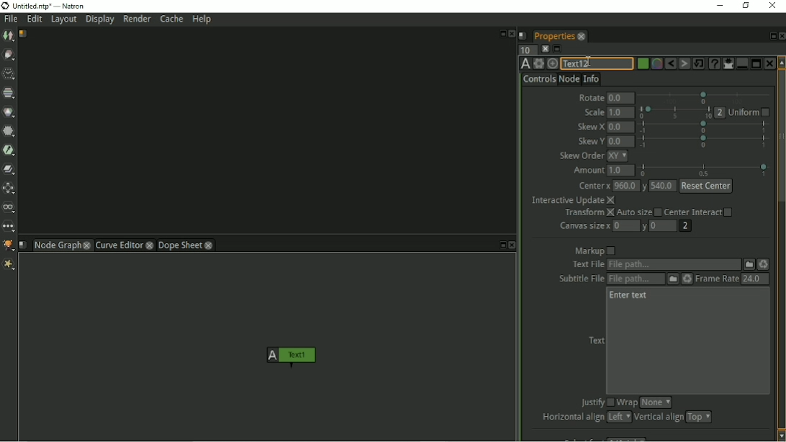 The image size is (786, 442). I want to click on Filter, so click(9, 133).